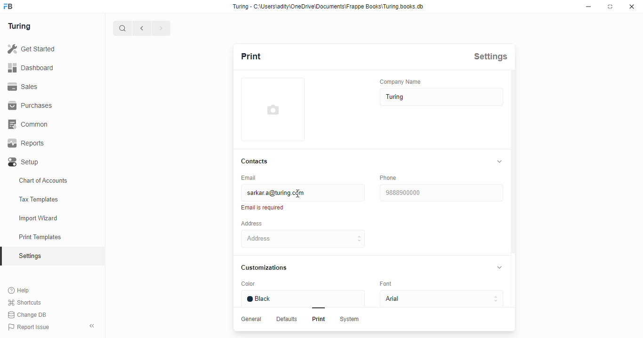  What do you see at coordinates (93, 324) in the screenshot?
I see `collapse` at bounding box center [93, 324].